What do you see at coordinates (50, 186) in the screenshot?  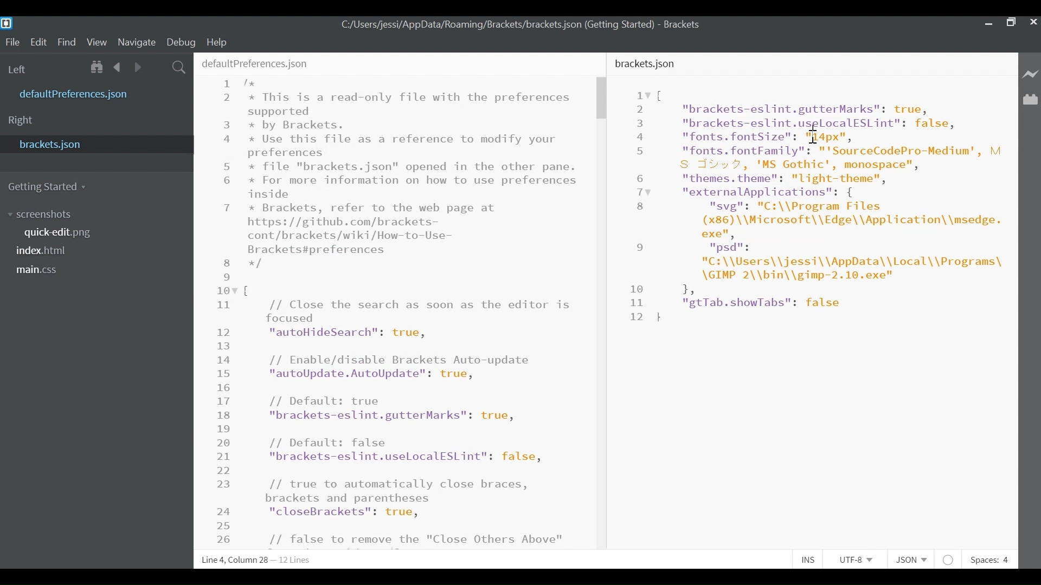 I see `Getting Started` at bounding box center [50, 186].